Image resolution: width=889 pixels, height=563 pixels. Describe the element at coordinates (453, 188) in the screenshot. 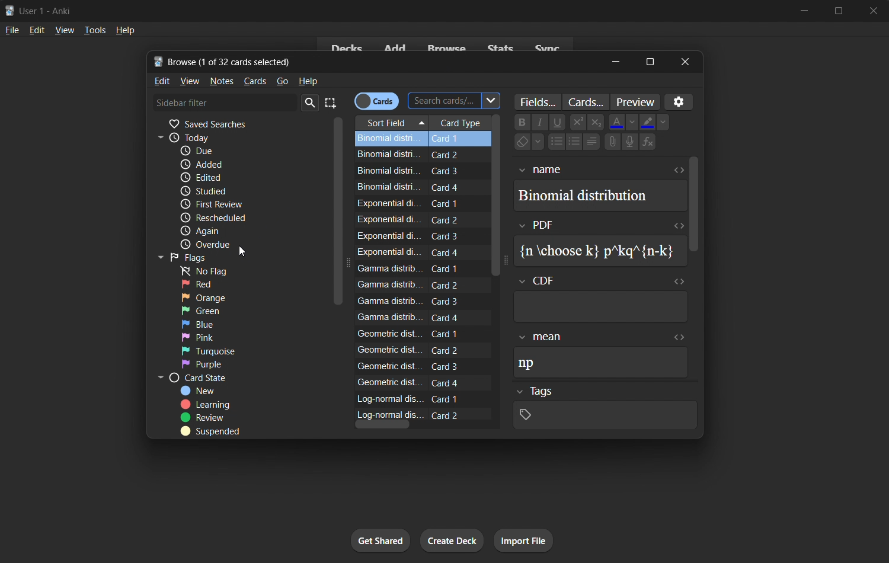

I see `Card 4` at that location.